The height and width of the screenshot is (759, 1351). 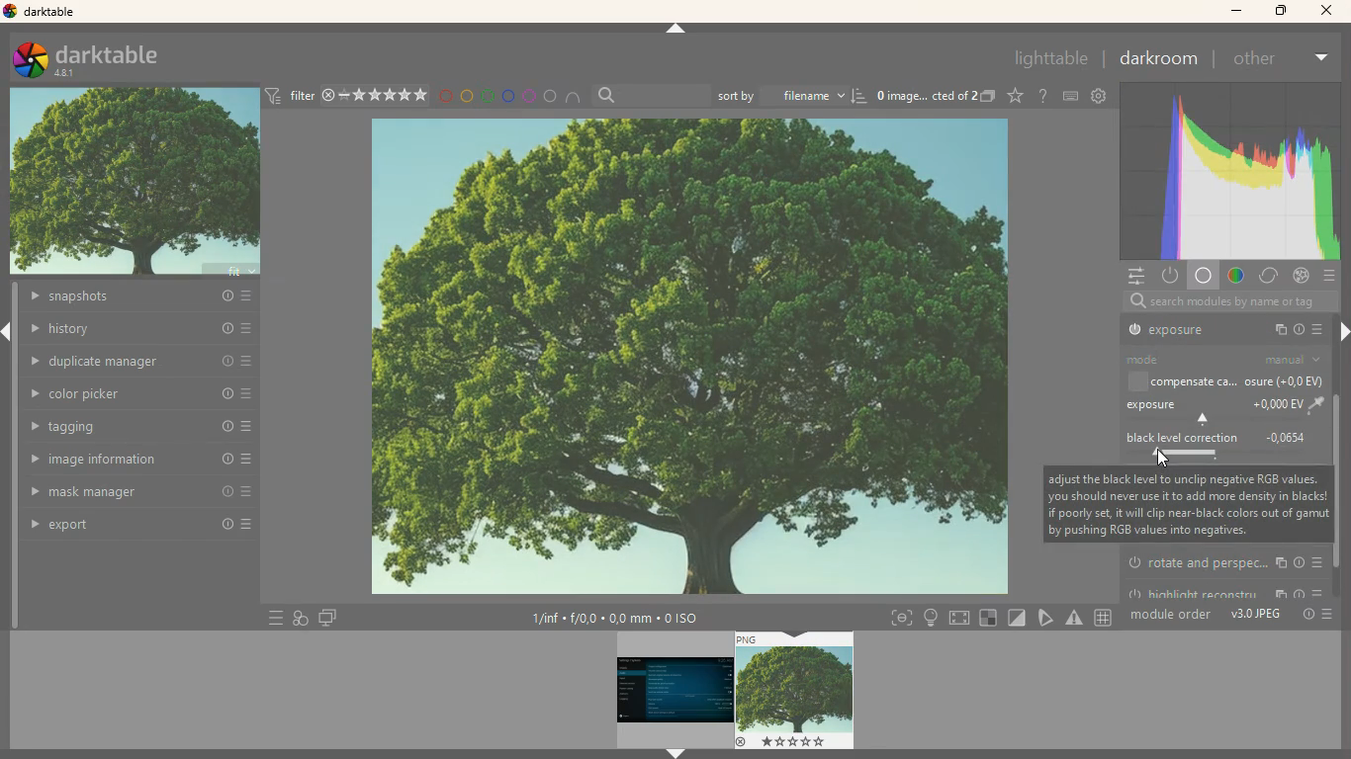 I want to click on export, so click(x=135, y=527).